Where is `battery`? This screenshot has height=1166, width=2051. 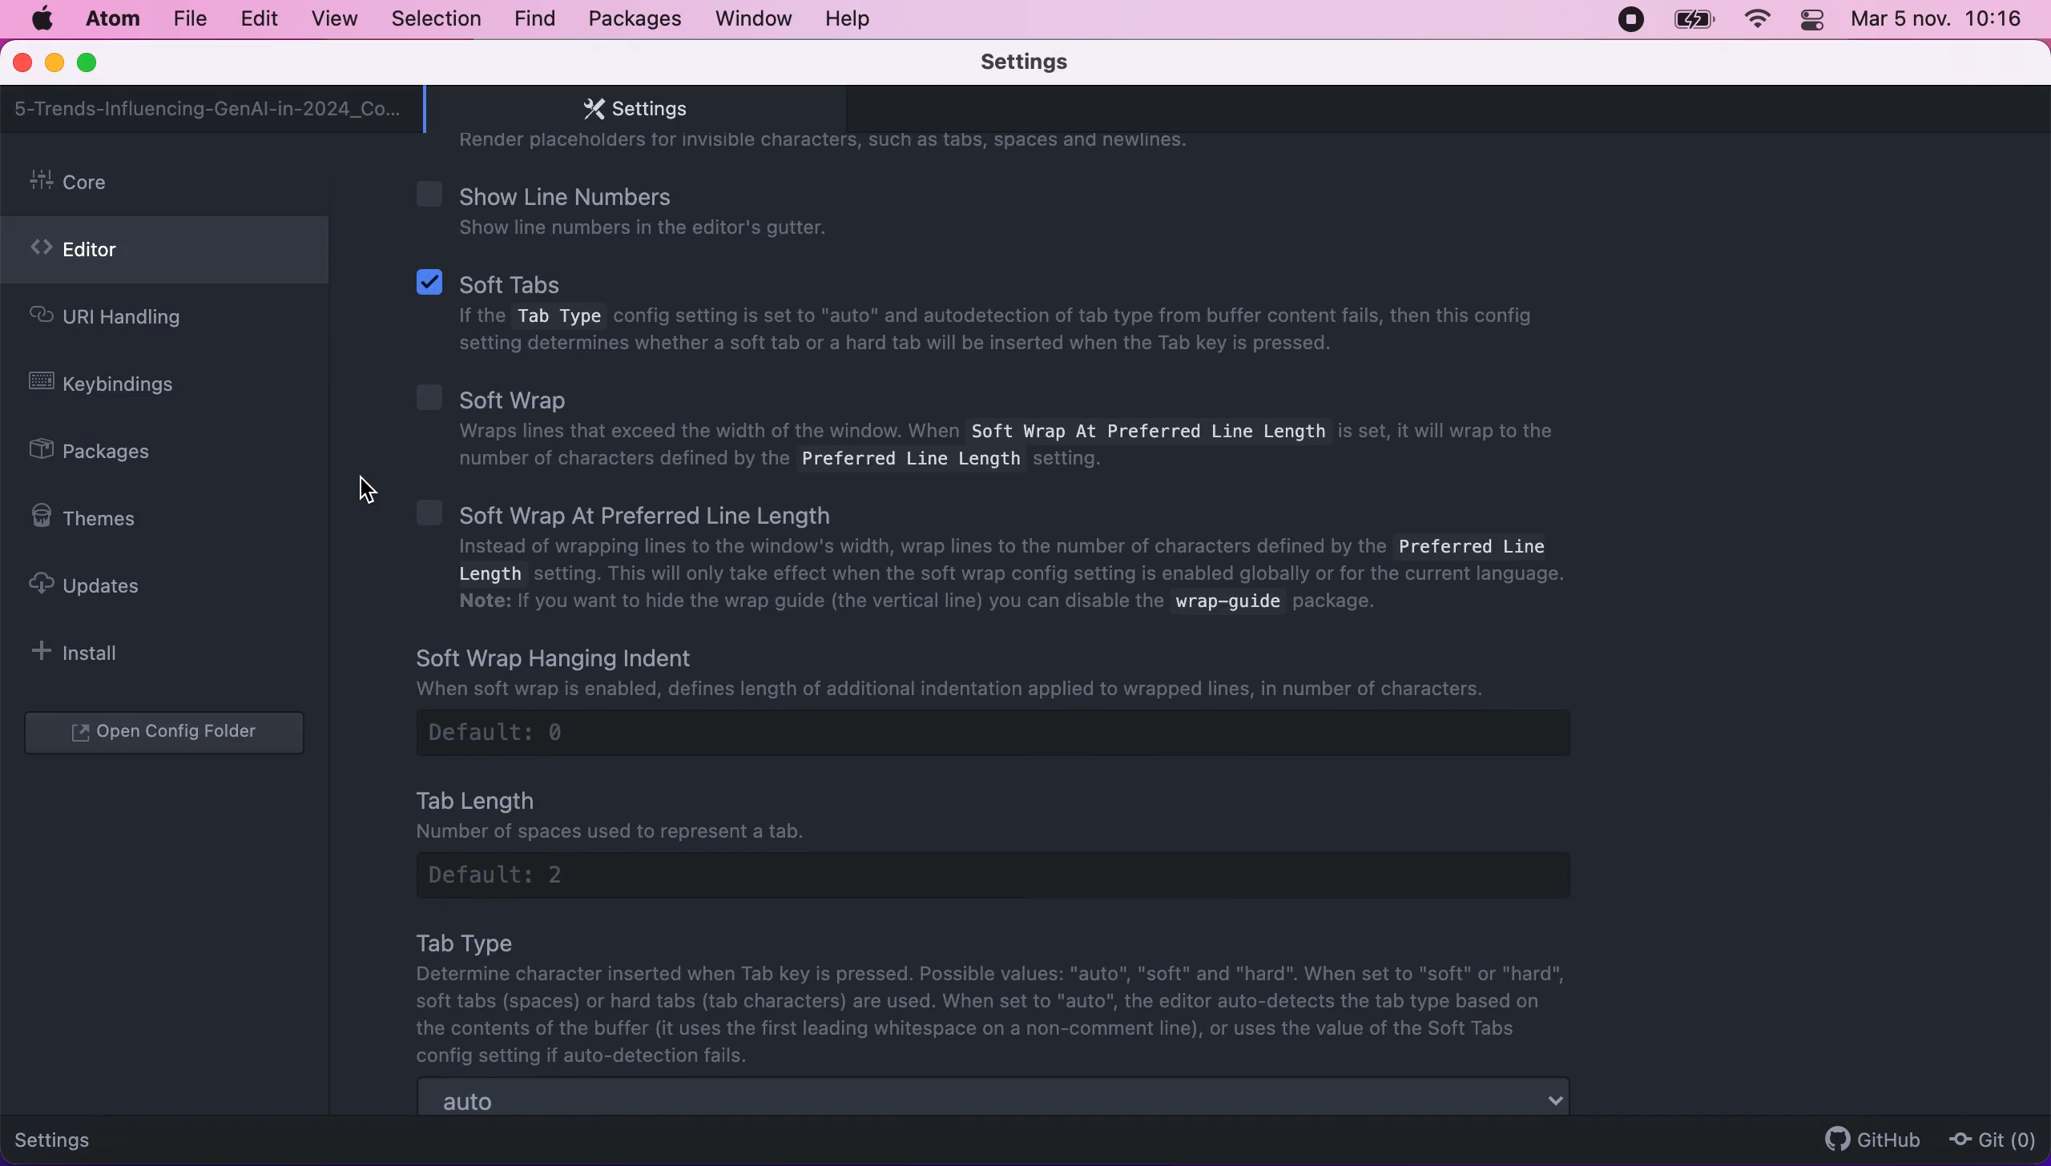 battery is located at coordinates (1694, 20).